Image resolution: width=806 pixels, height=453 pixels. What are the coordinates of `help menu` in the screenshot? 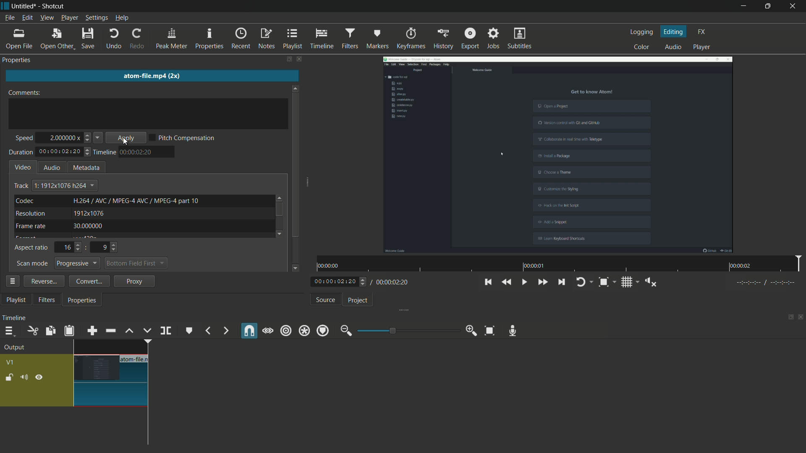 It's located at (122, 18).